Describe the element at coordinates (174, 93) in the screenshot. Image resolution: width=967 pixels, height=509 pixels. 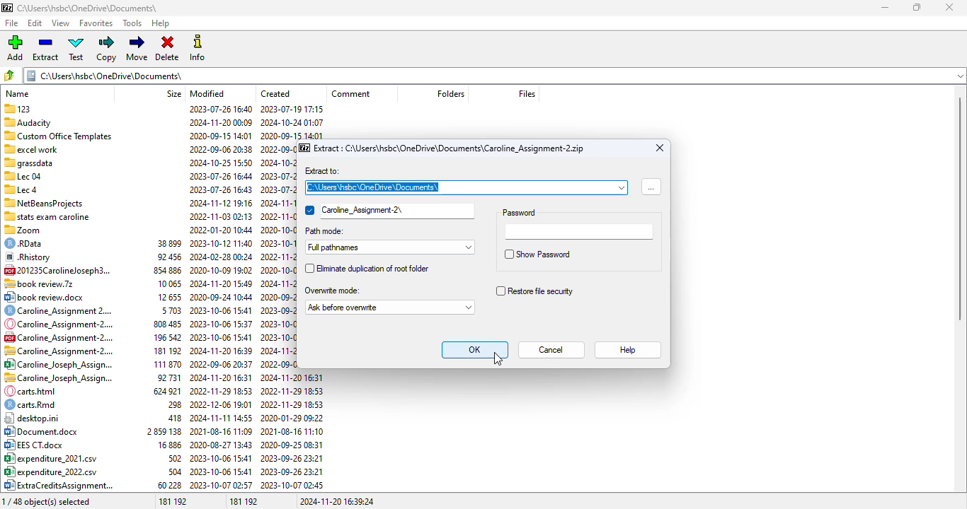
I see `size` at that location.